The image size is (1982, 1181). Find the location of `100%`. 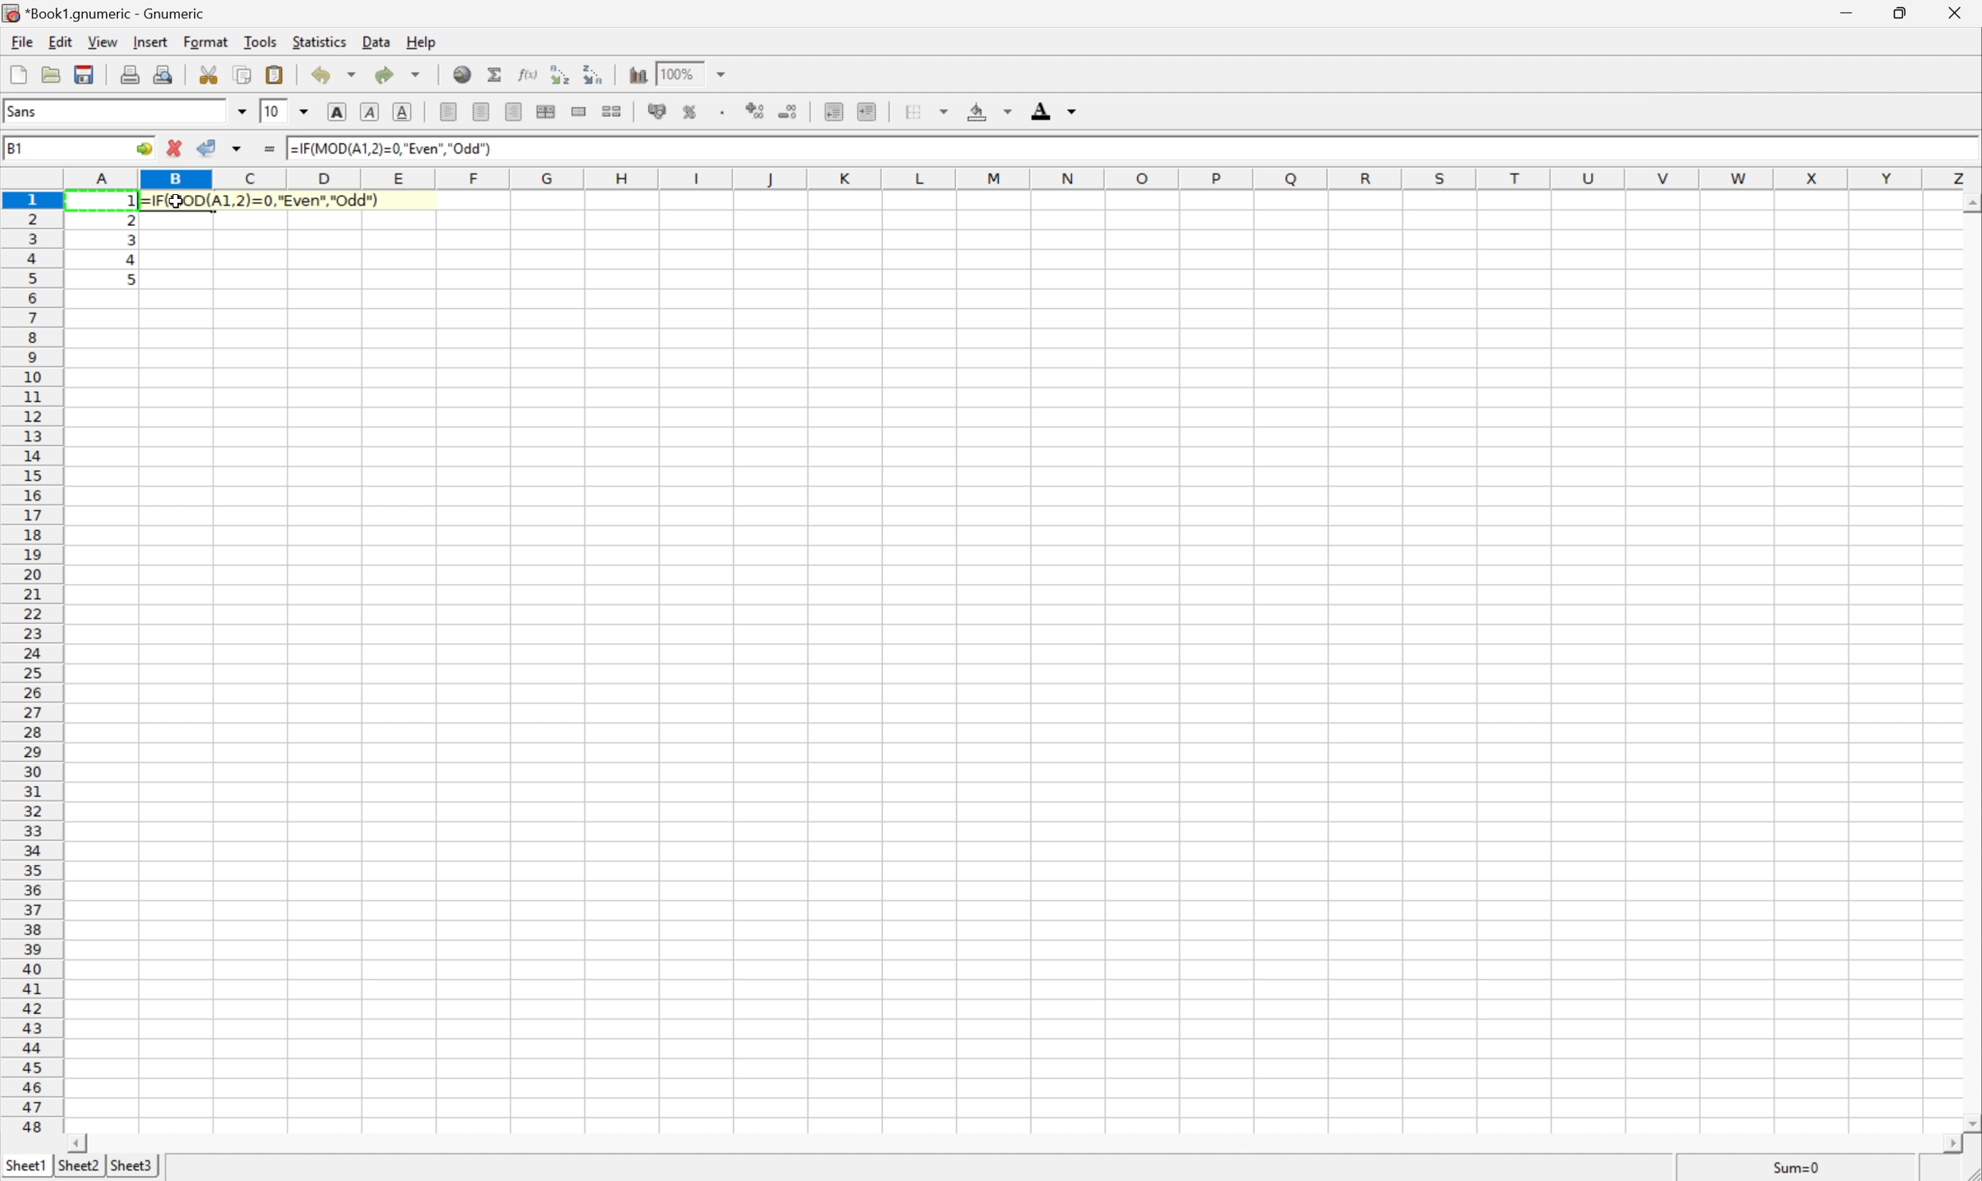

100% is located at coordinates (681, 72).